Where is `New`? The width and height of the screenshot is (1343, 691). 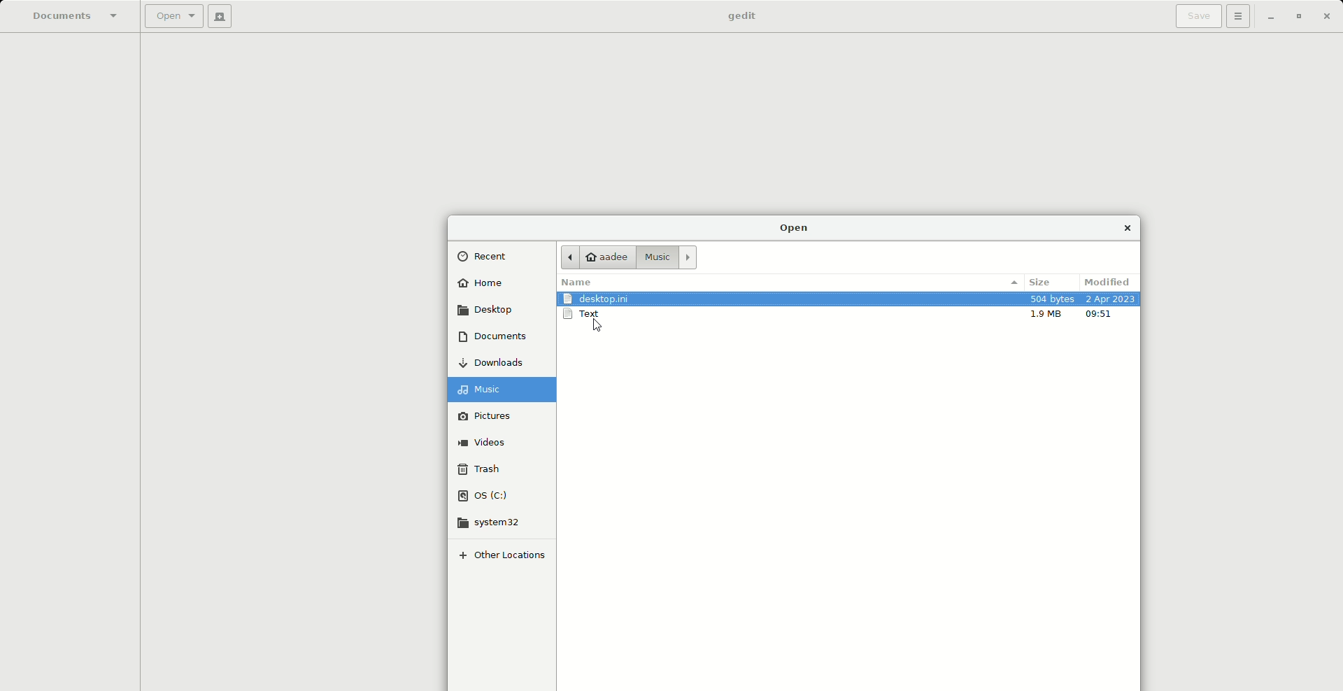
New is located at coordinates (224, 15).